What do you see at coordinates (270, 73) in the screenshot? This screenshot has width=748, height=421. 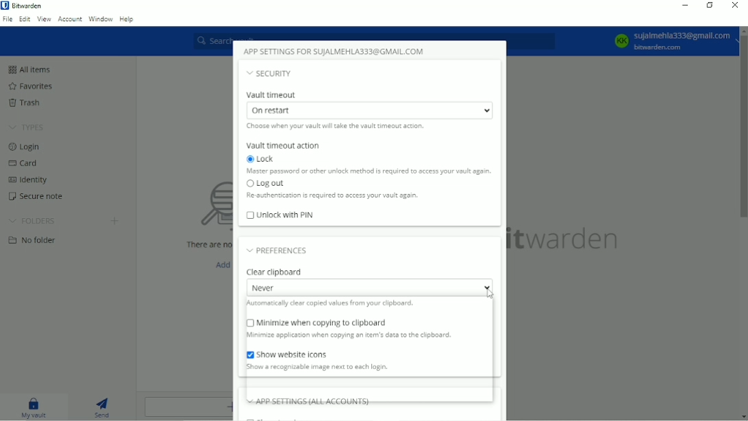 I see `Security` at bounding box center [270, 73].